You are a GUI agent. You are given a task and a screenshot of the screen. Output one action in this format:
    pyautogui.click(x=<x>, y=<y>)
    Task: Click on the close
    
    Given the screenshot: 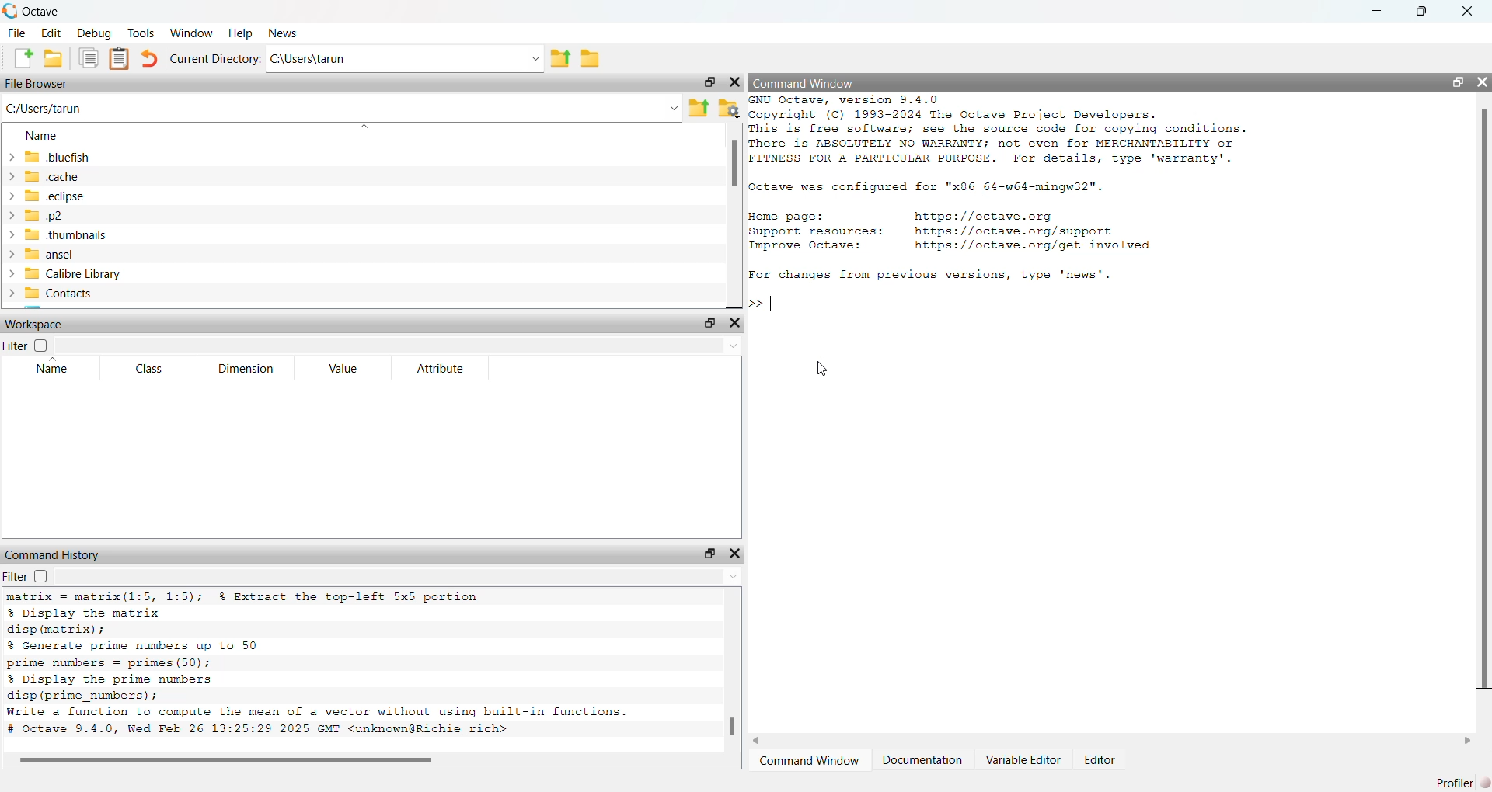 What is the action you would take?
    pyautogui.click(x=735, y=554)
    